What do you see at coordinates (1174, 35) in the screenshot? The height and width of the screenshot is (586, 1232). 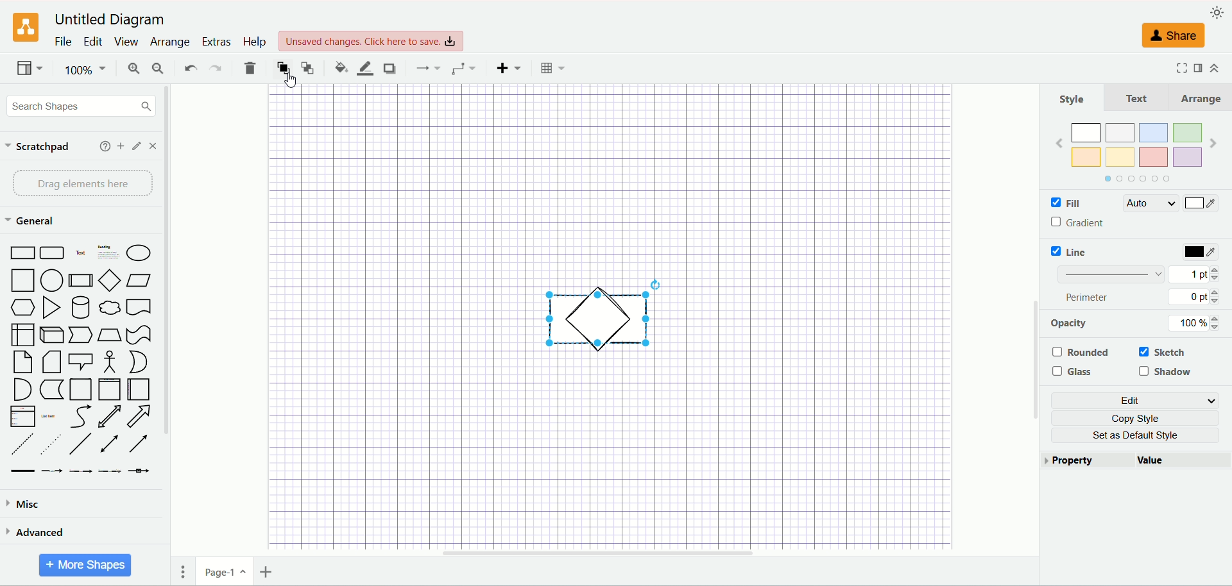 I see `share` at bounding box center [1174, 35].